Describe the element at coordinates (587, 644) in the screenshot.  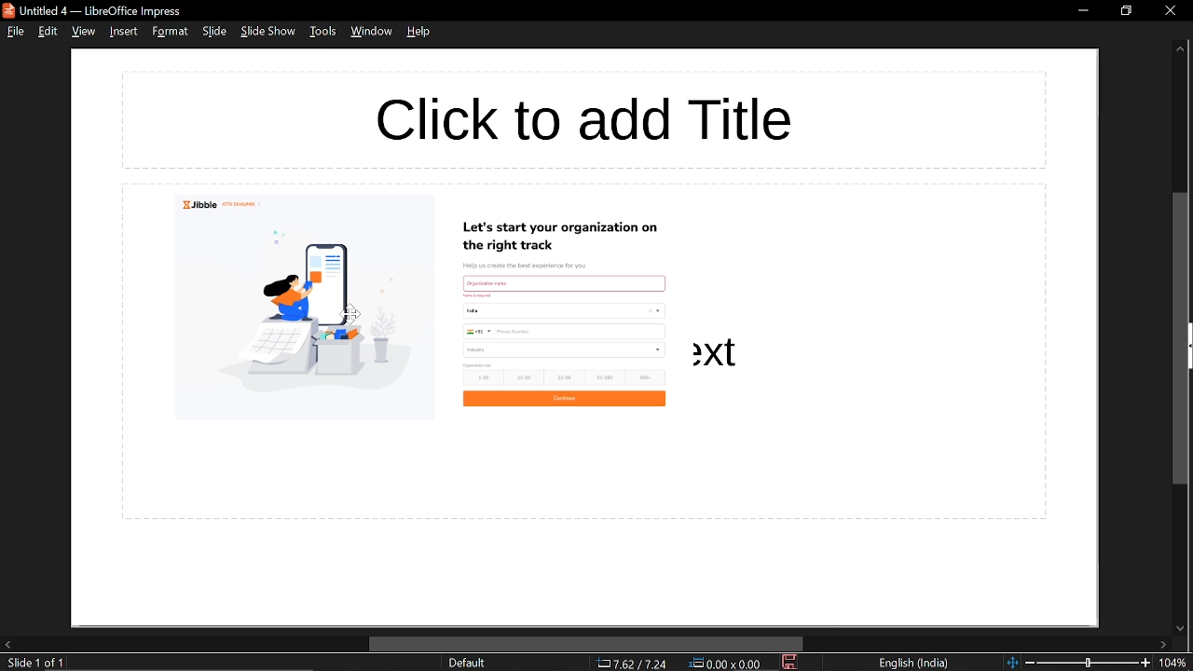
I see `horizontal scrollbar` at that location.